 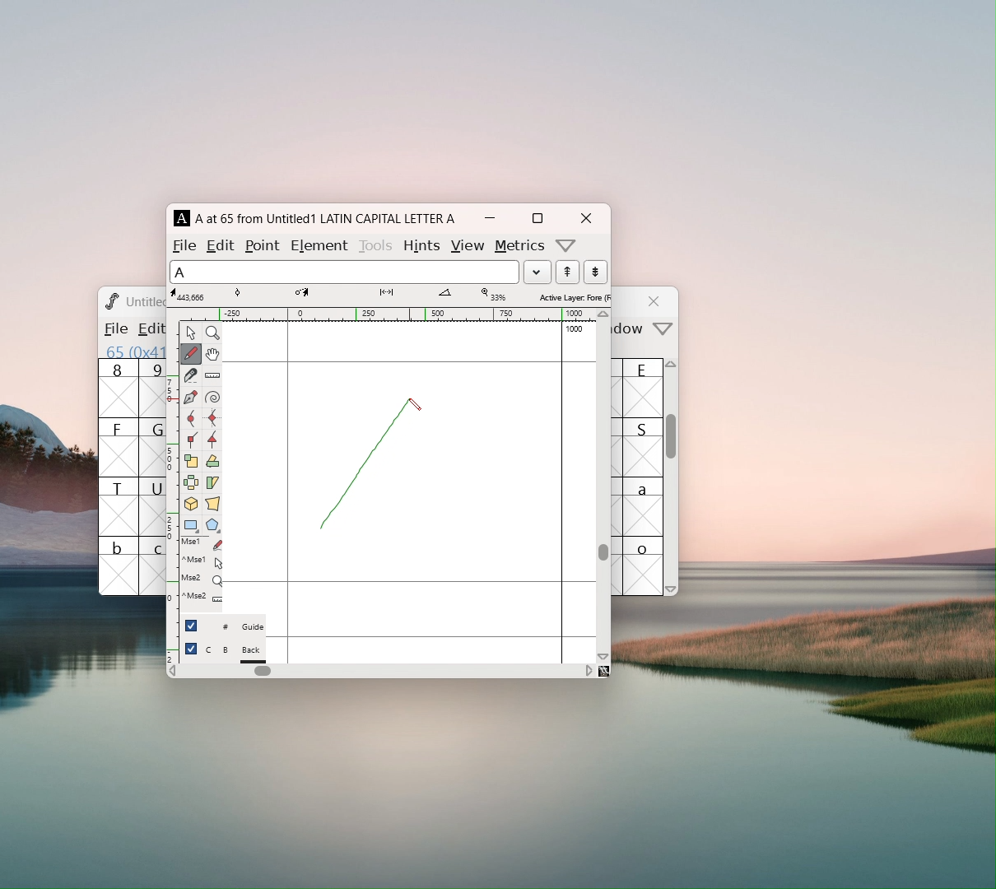 I want to click on more options, so click(x=663, y=330).